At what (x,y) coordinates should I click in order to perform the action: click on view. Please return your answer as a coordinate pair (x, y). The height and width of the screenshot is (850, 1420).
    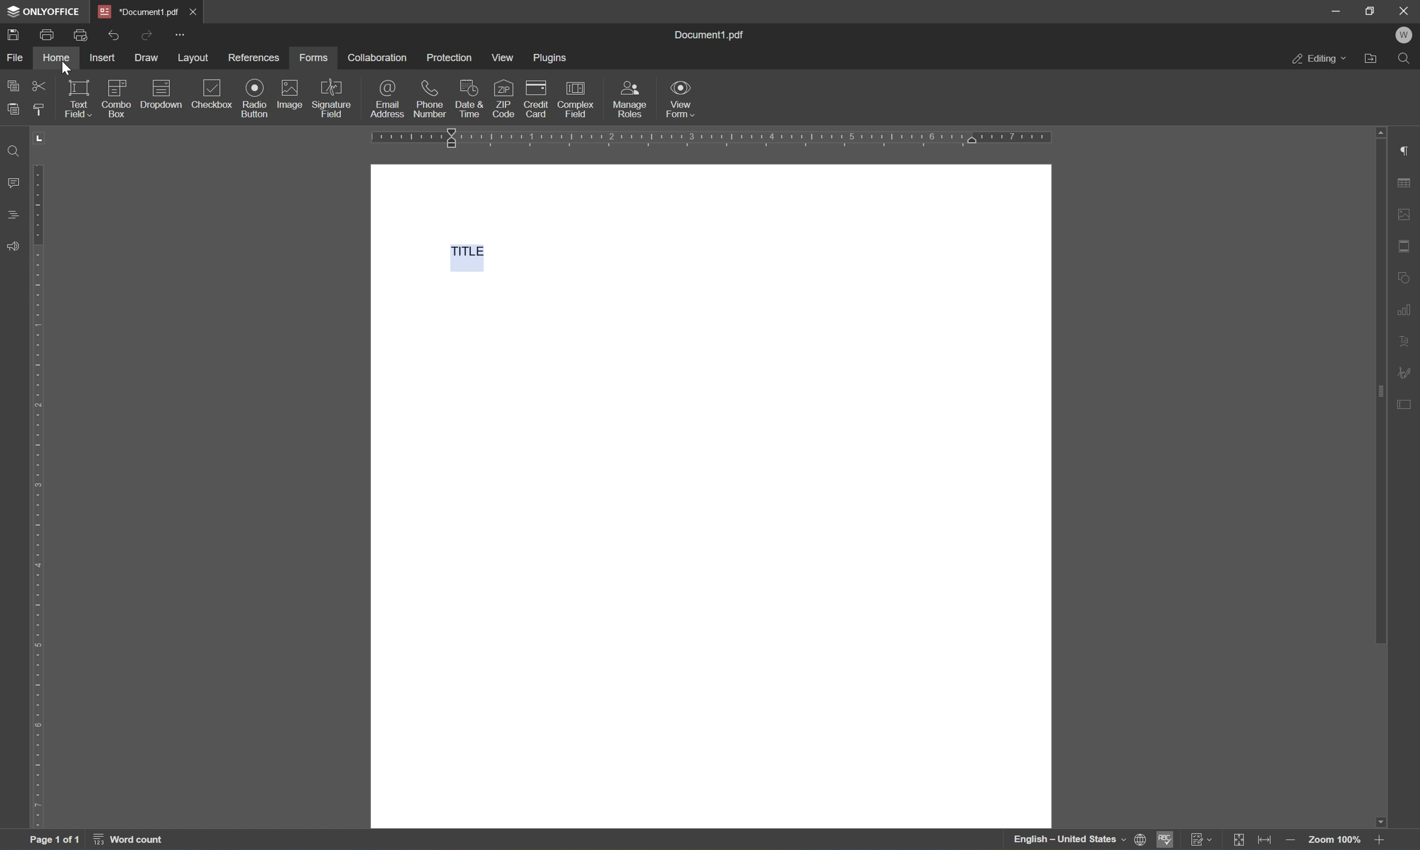
    Looking at the image, I should click on (501, 57).